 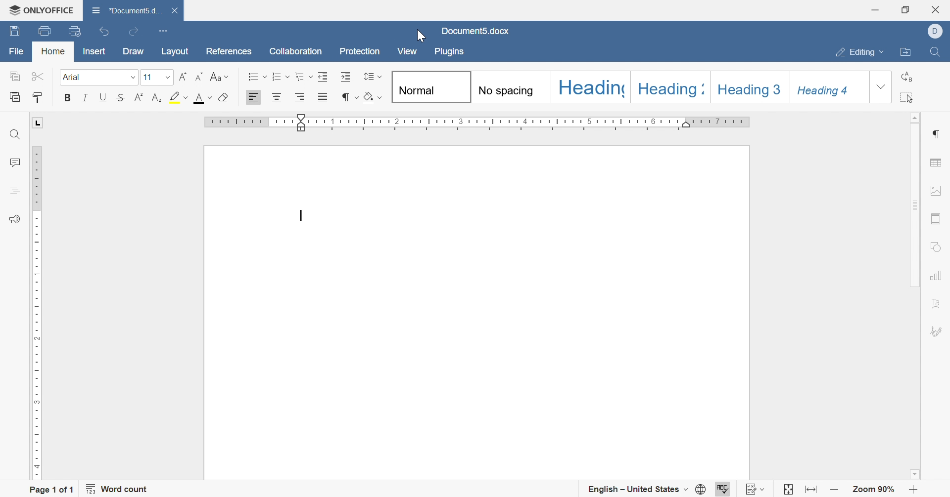 What do you see at coordinates (409, 51) in the screenshot?
I see `view` at bounding box center [409, 51].